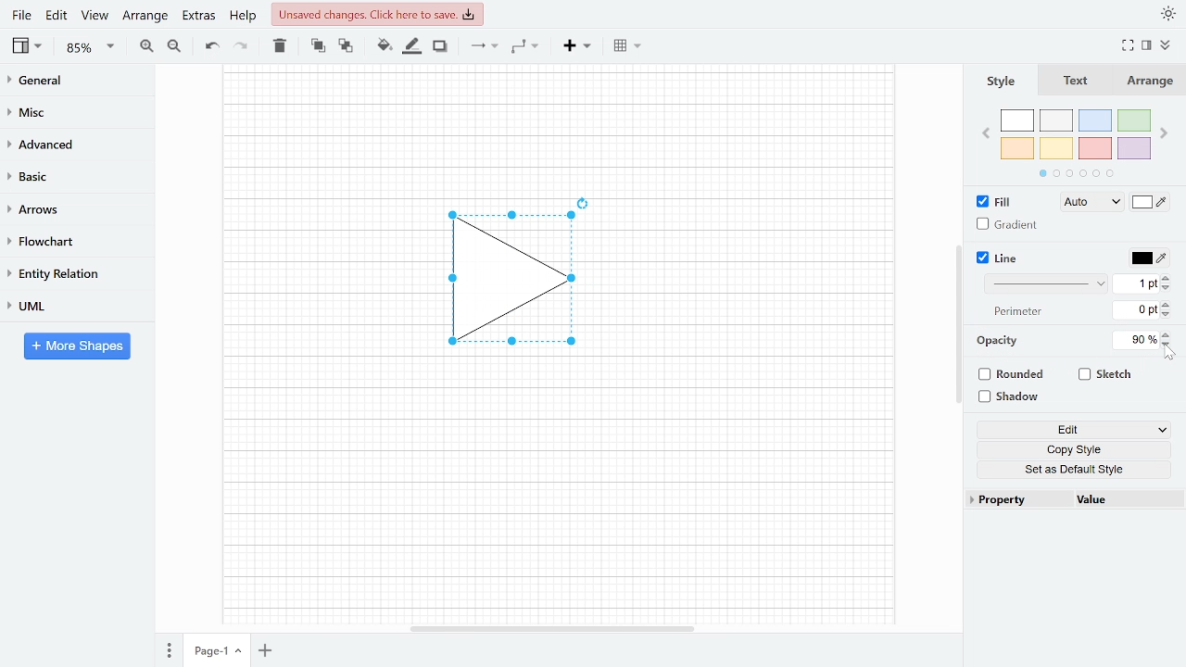 The image size is (1186, 667). Describe the element at coordinates (57, 15) in the screenshot. I see `Edit` at that location.